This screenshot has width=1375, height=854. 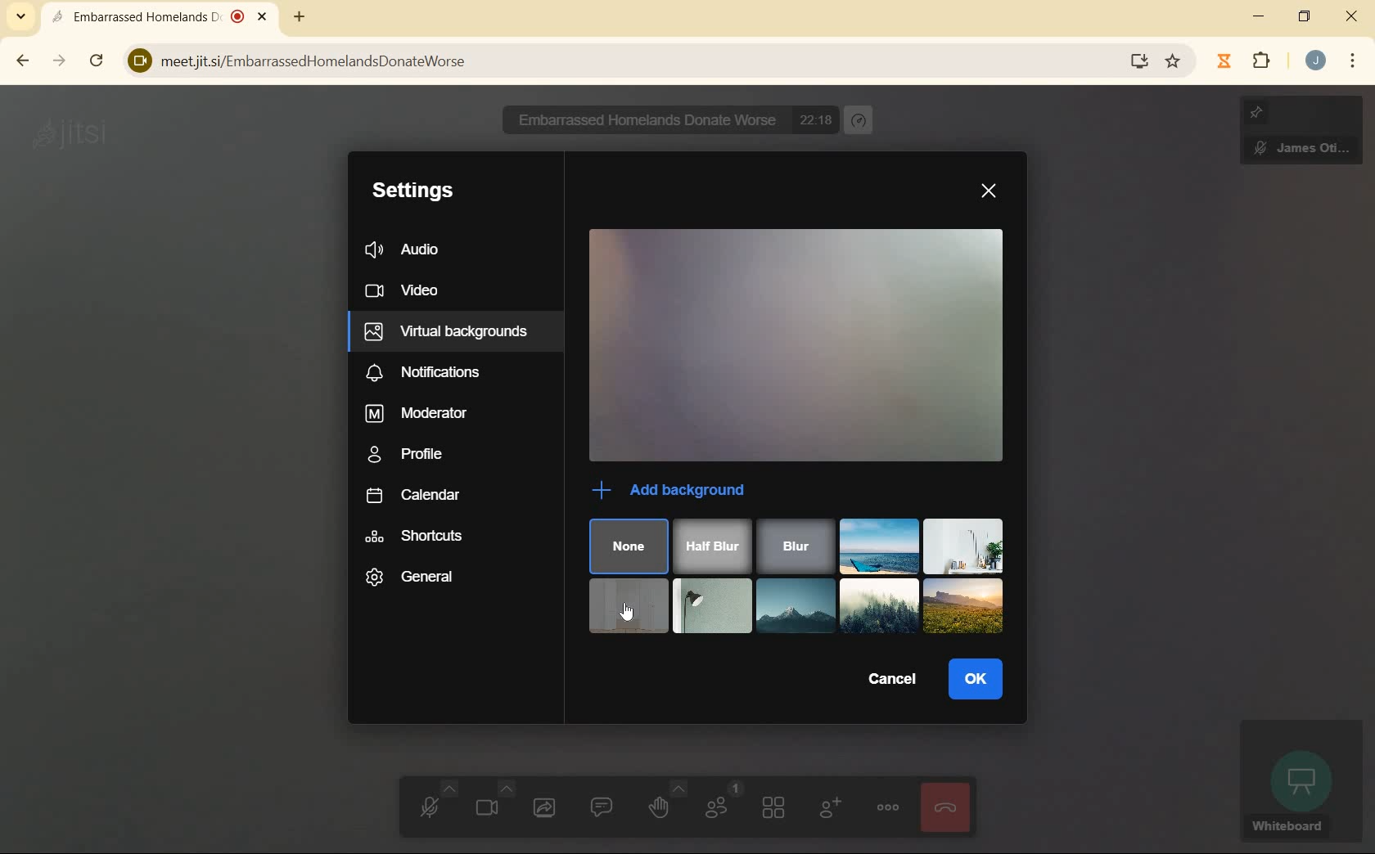 I want to click on video, so click(x=404, y=293).